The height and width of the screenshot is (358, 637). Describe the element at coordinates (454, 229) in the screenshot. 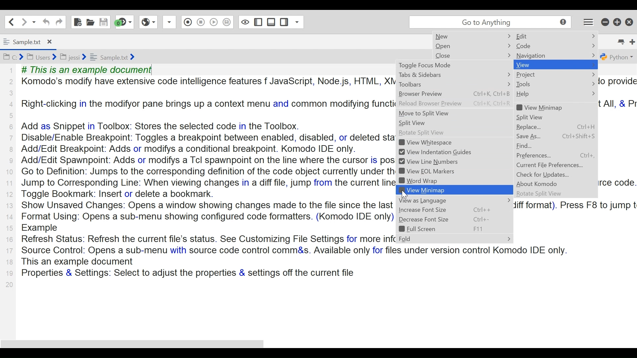

I see `Full Screen` at that location.